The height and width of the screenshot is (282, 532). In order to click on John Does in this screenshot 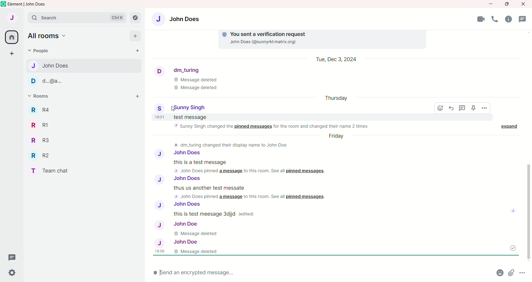, I will do `click(177, 204)`.